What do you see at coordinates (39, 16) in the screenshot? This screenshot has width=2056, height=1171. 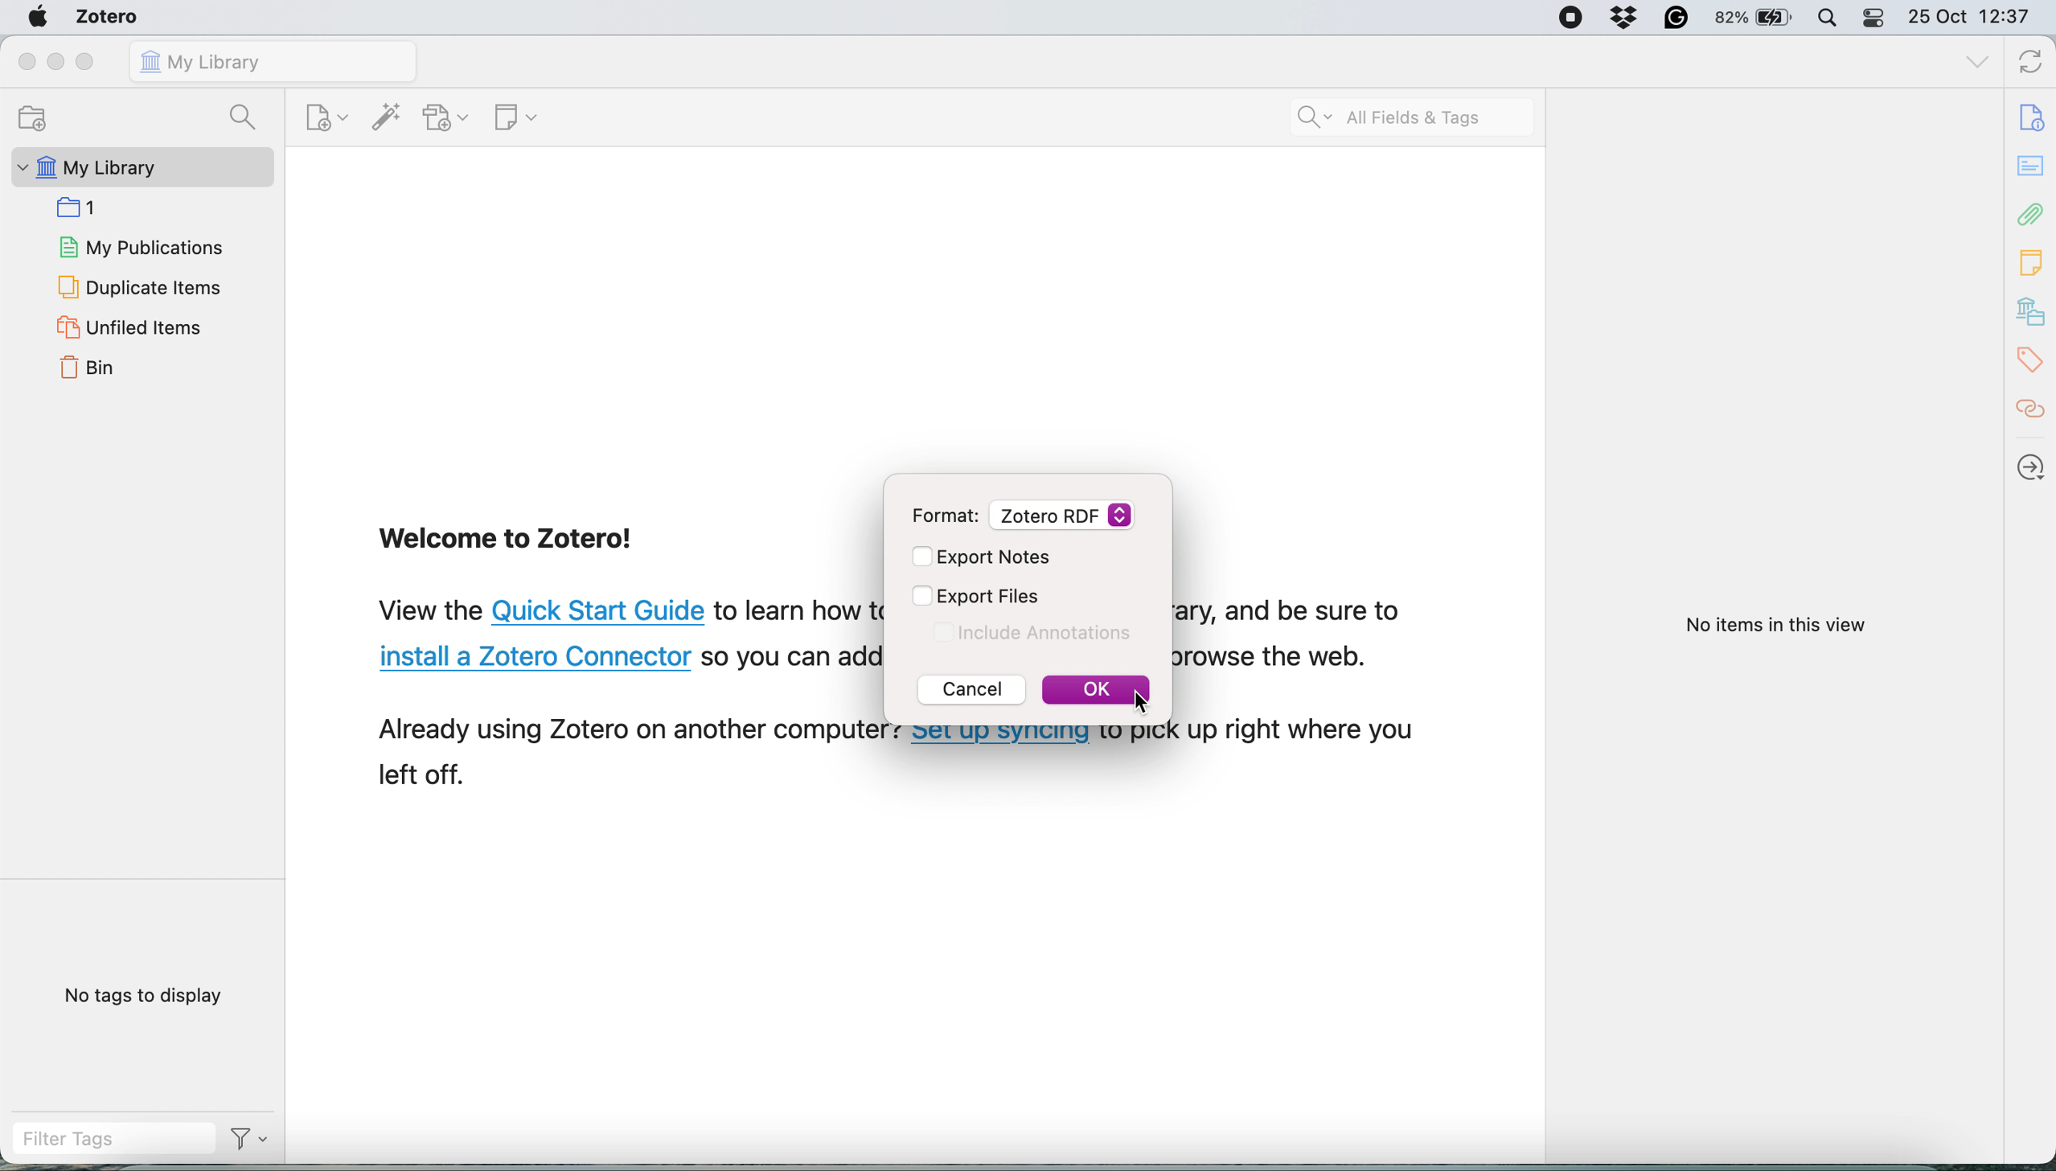 I see `system logo` at bounding box center [39, 16].